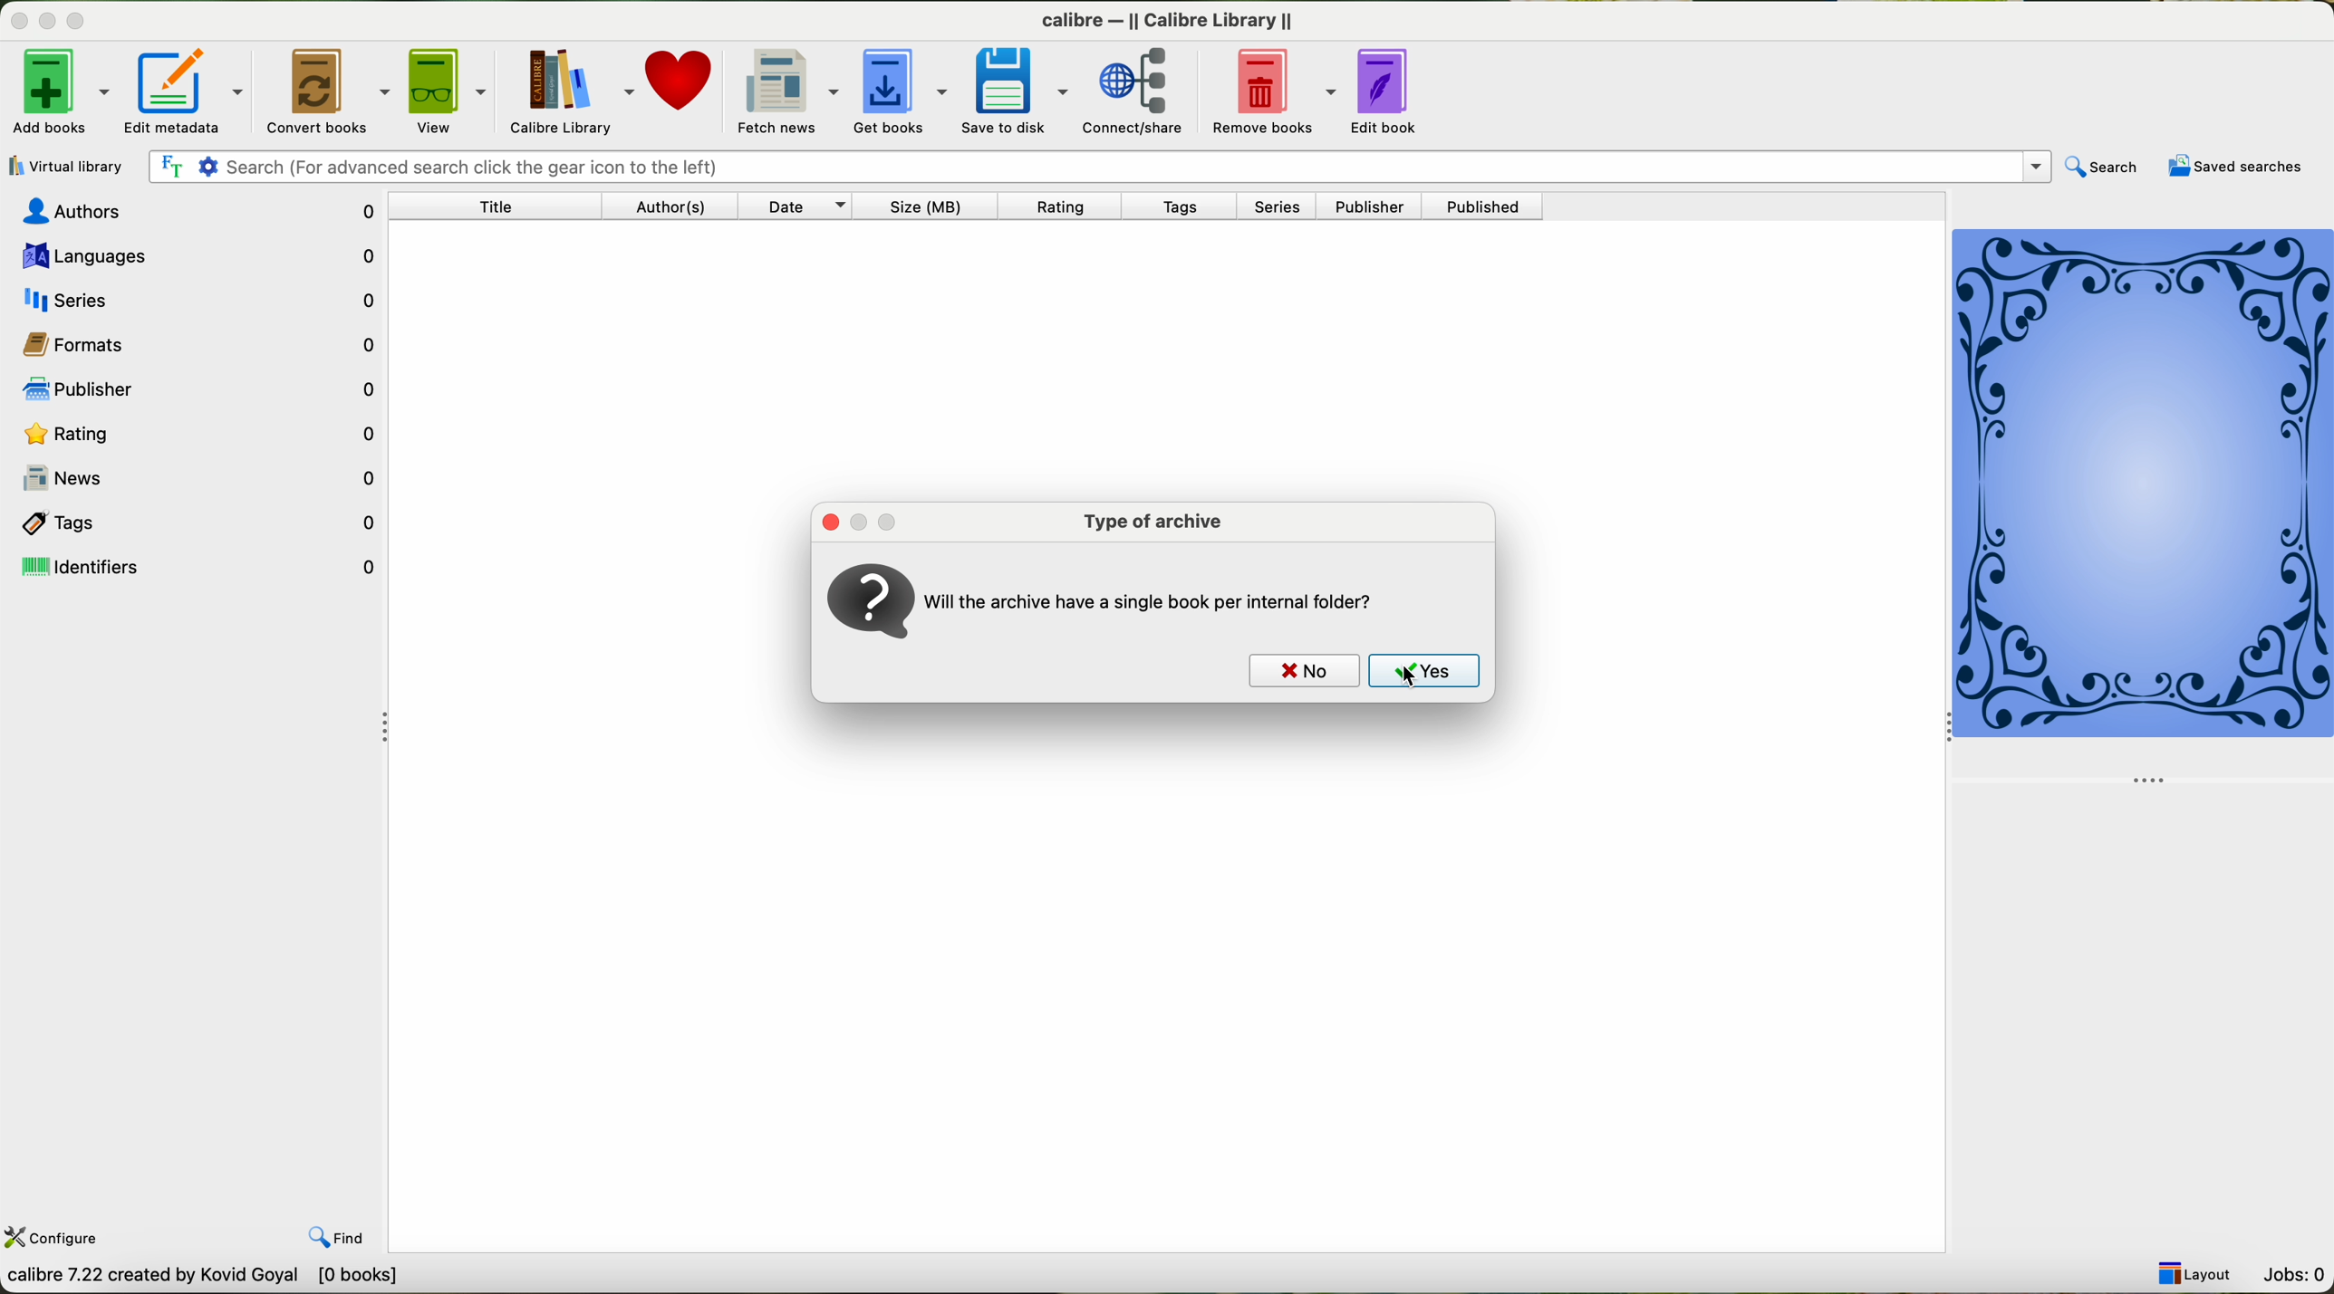  Describe the element at coordinates (196, 212) in the screenshot. I see `authors` at that location.